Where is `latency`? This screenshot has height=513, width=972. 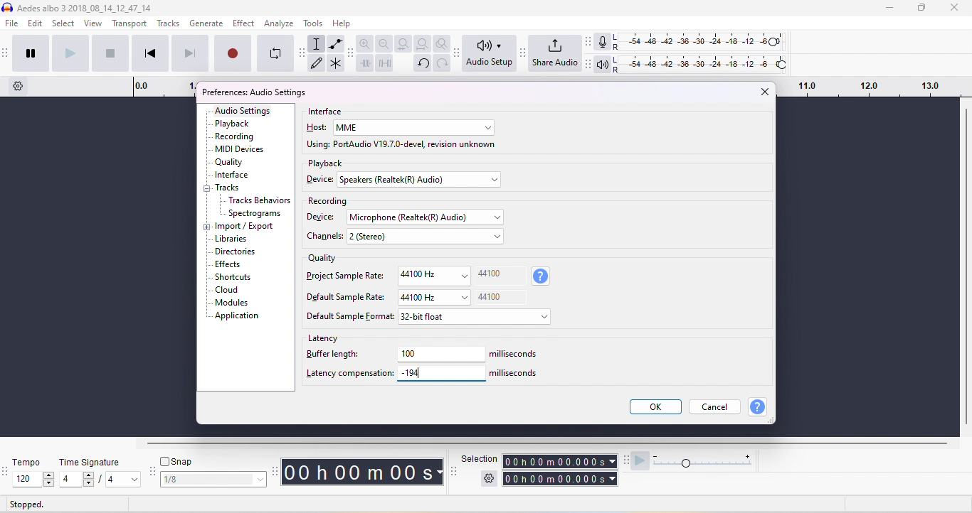 latency is located at coordinates (325, 337).